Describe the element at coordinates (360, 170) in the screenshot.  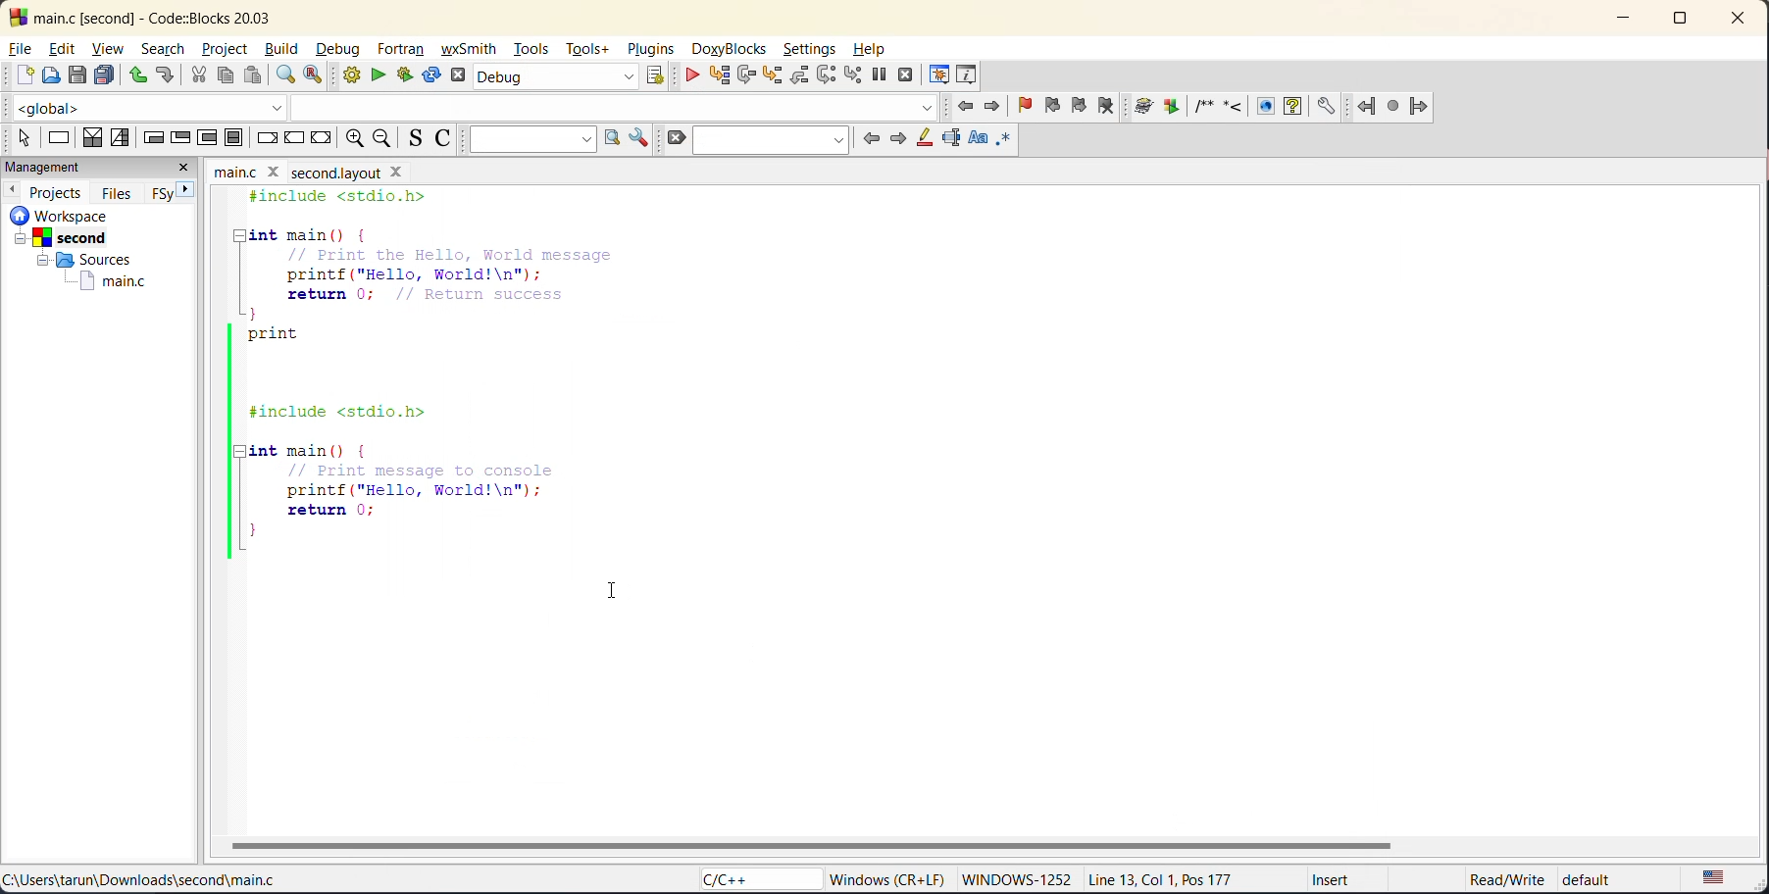
I see `Second layout` at that location.